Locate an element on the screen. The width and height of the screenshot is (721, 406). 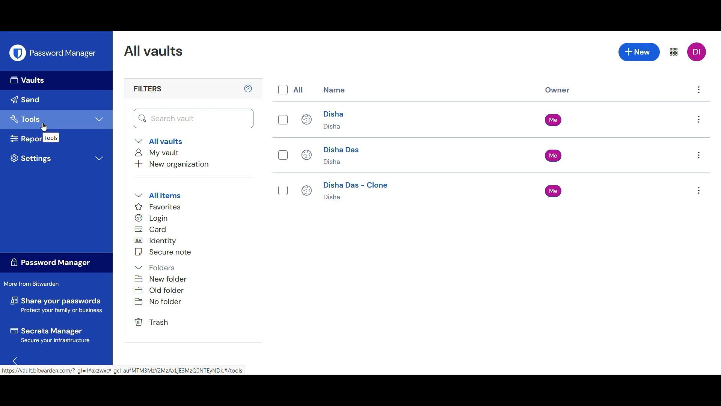
My vault is located at coordinates (159, 153).